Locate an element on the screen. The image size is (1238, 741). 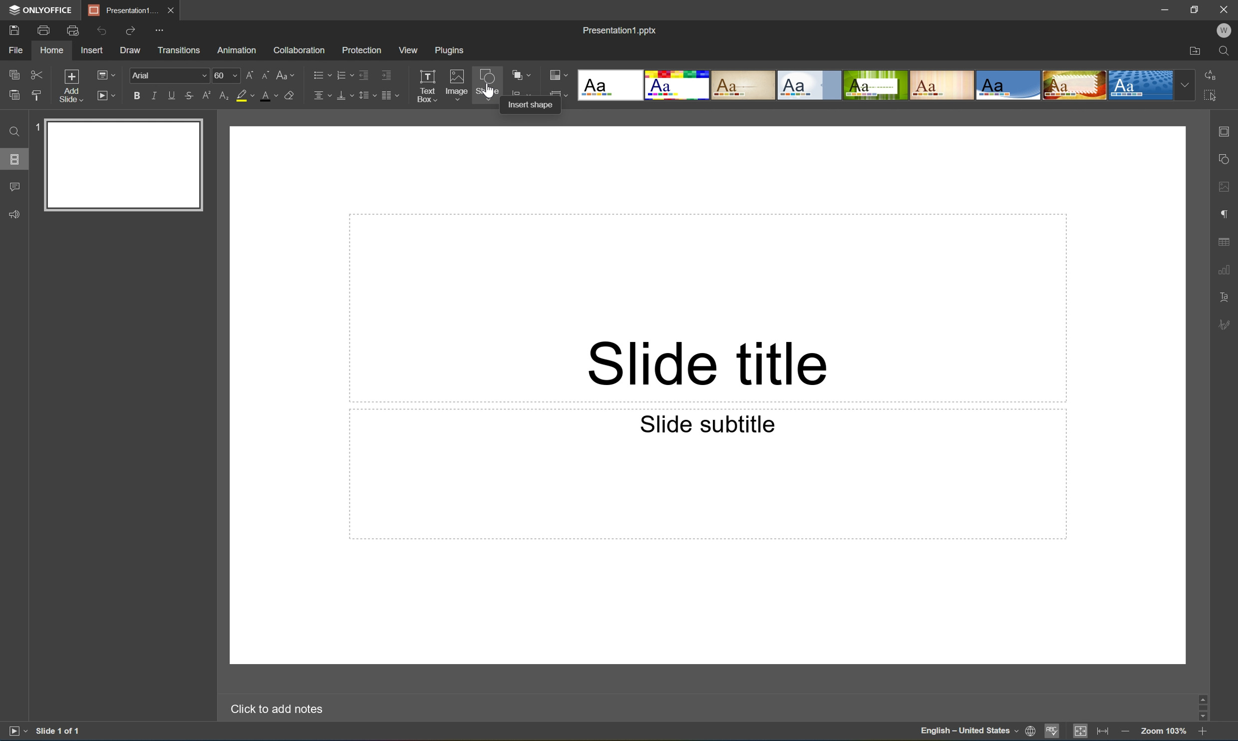
scroll up is located at coordinates (1201, 697).